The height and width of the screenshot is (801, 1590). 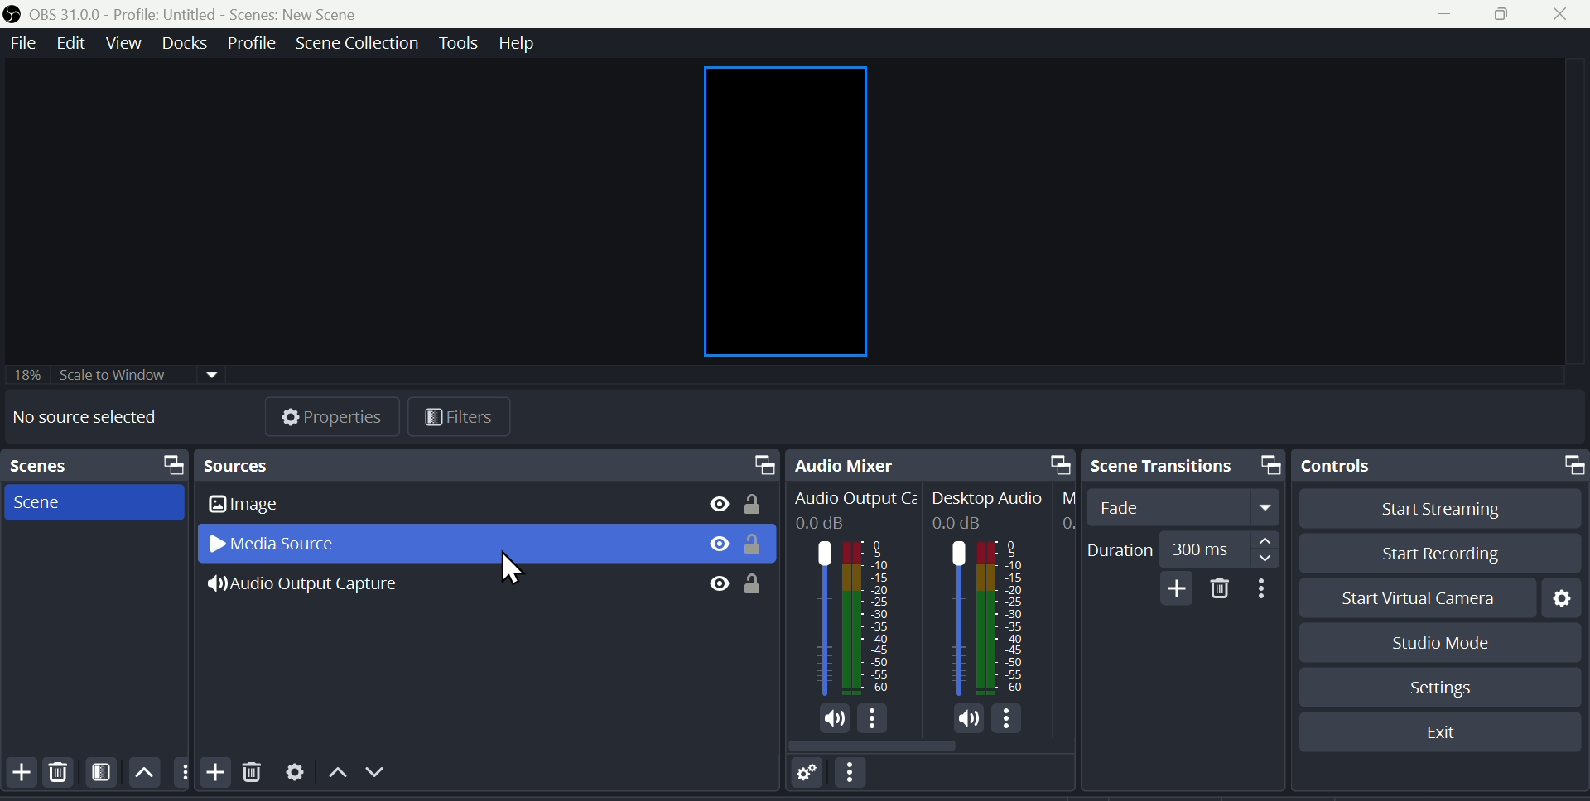 I want to click on Media source, so click(x=287, y=544).